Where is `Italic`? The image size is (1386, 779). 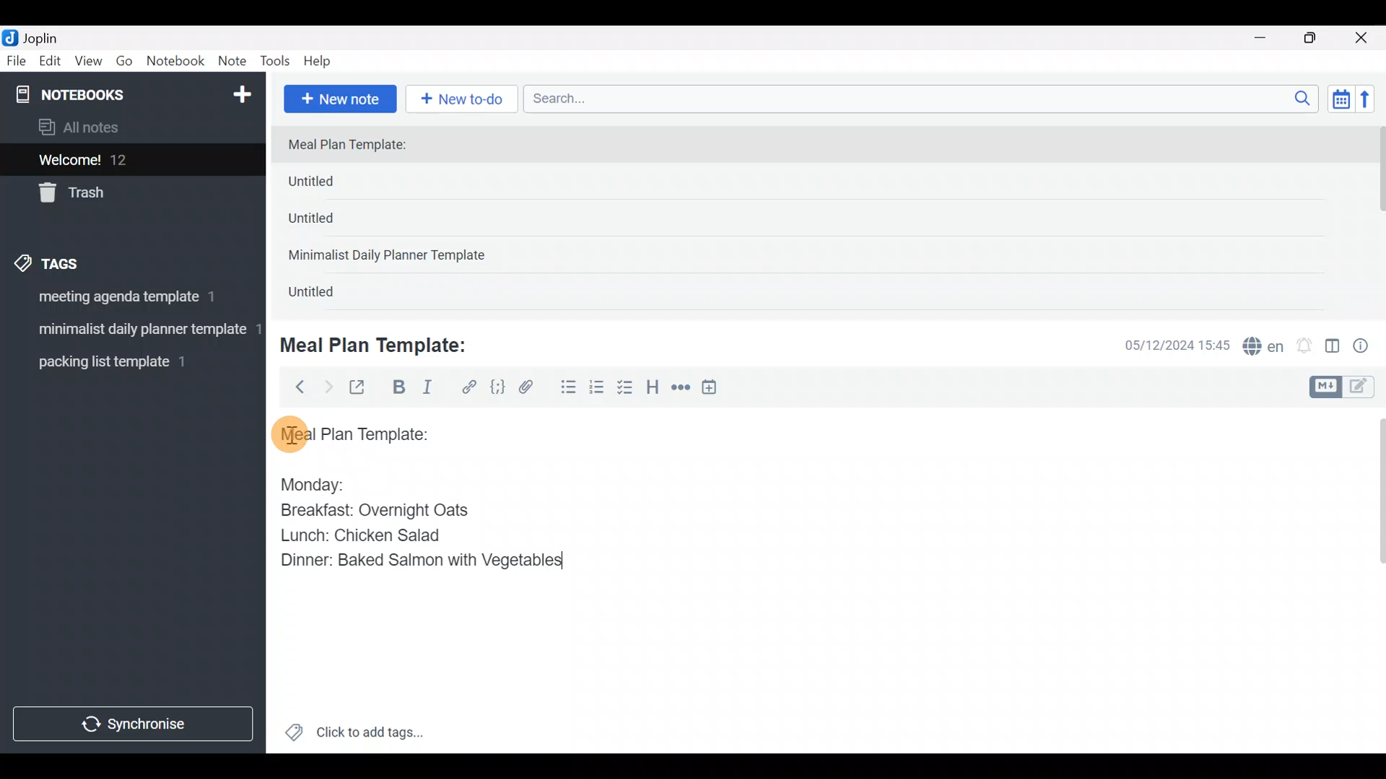
Italic is located at coordinates (426, 390).